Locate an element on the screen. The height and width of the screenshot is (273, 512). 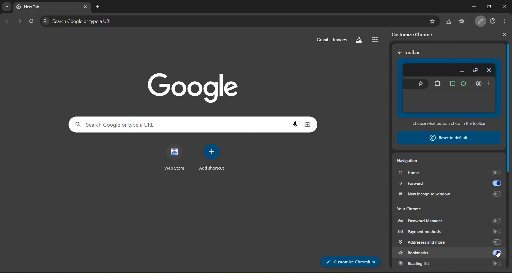
reading list is located at coordinates (450, 263).